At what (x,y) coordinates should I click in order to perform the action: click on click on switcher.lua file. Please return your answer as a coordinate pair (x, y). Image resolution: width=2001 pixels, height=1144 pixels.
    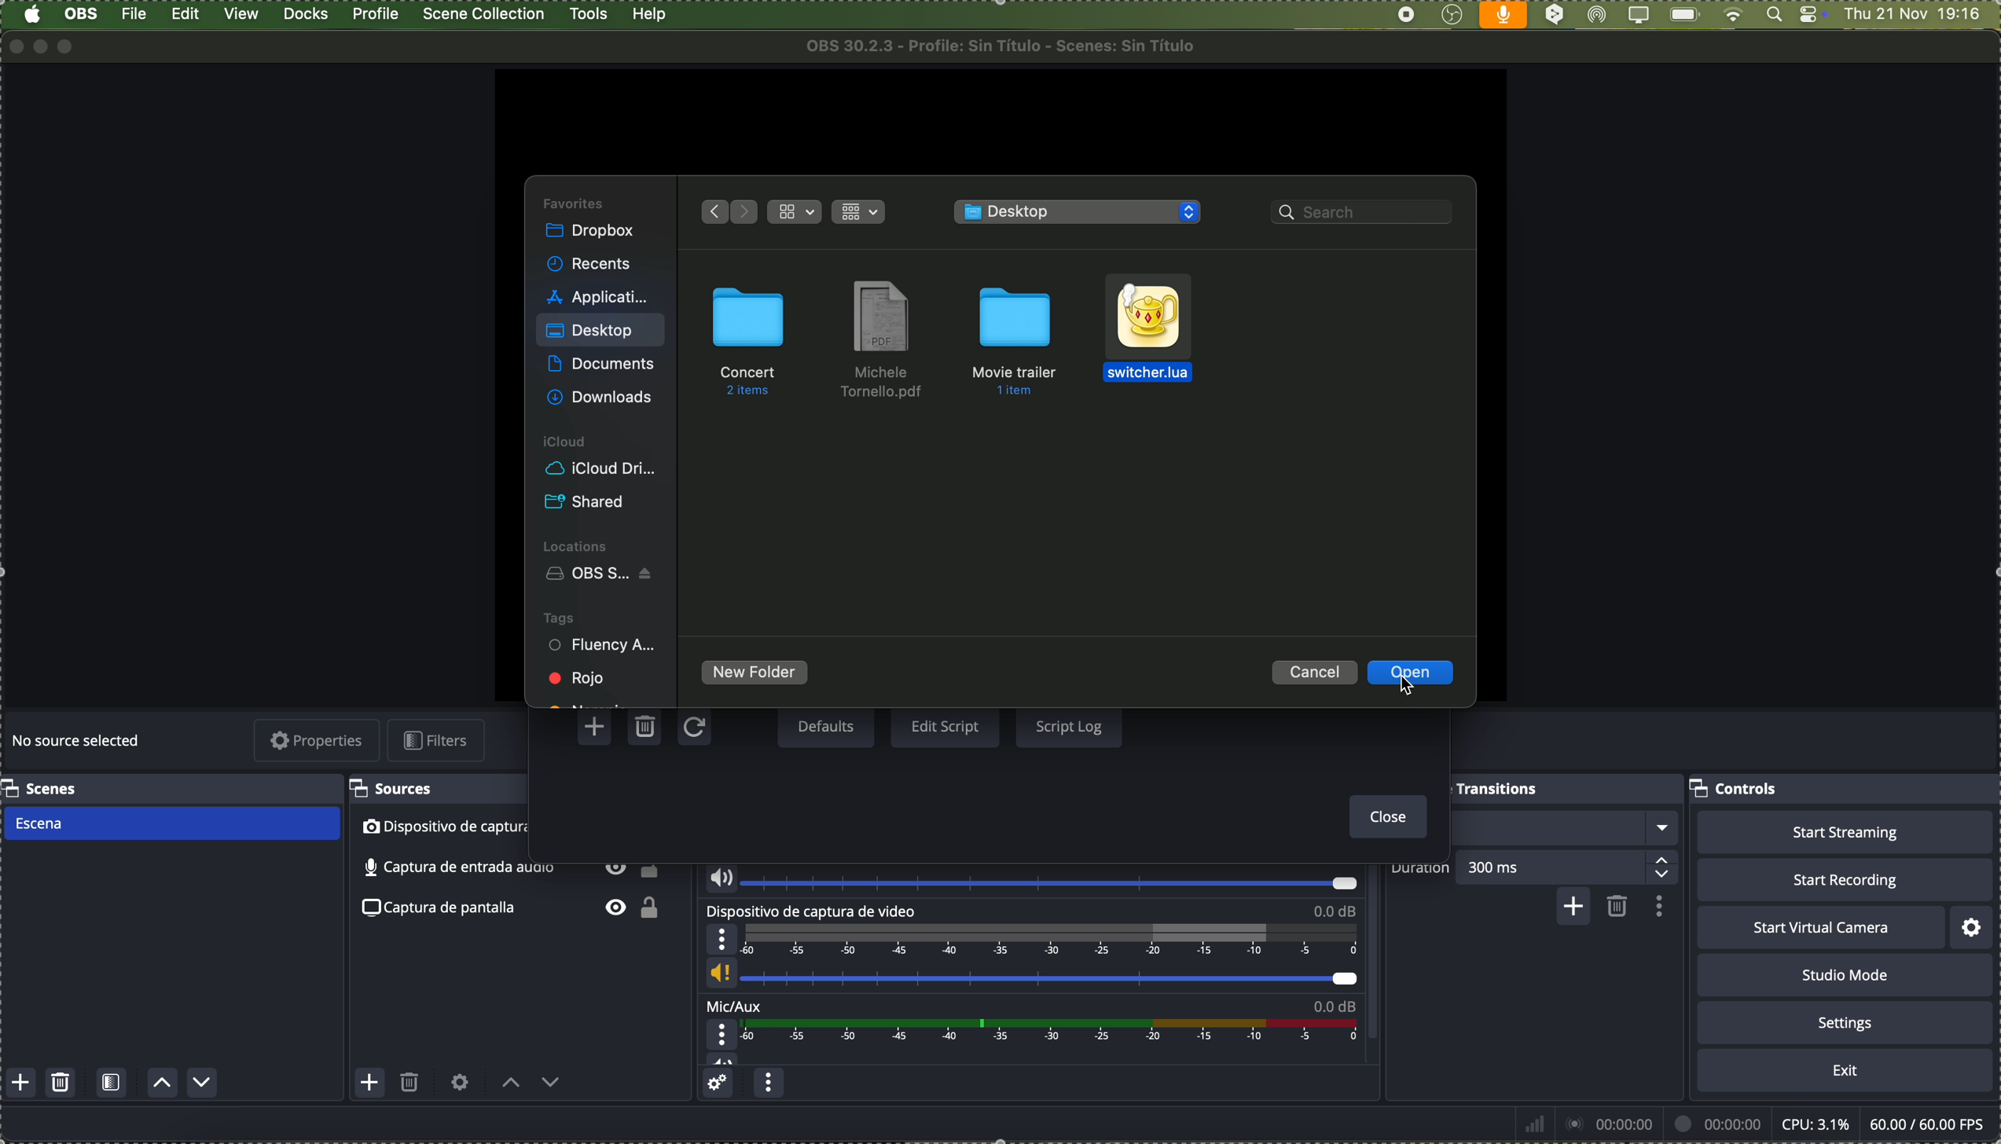
    Looking at the image, I should click on (1149, 333).